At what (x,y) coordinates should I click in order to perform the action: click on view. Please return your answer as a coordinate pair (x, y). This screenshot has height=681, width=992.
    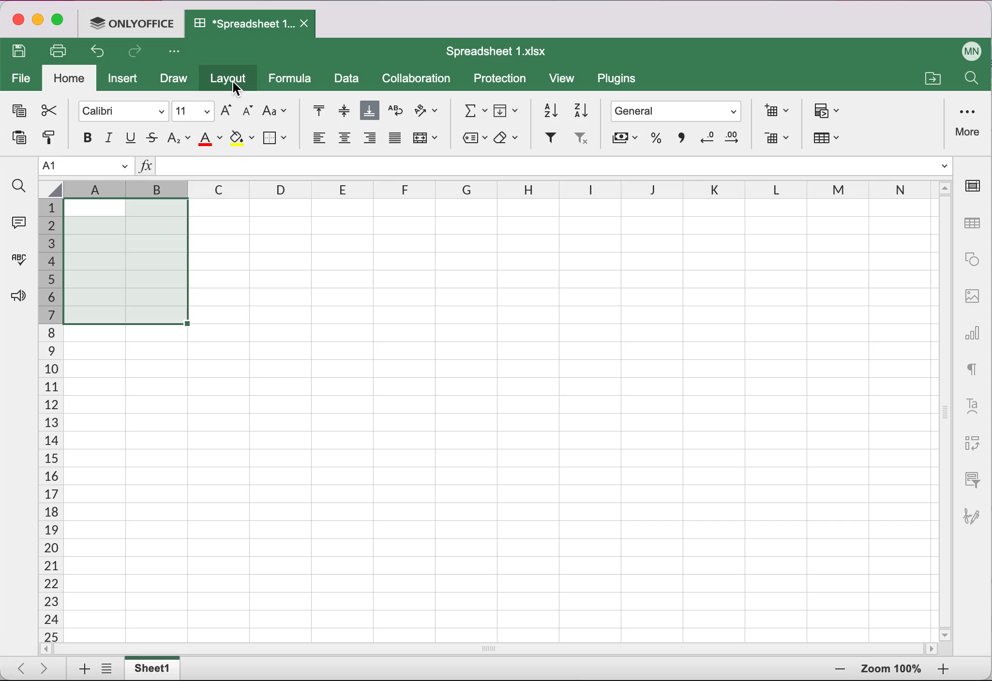
    Looking at the image, I should click on (566, 80).